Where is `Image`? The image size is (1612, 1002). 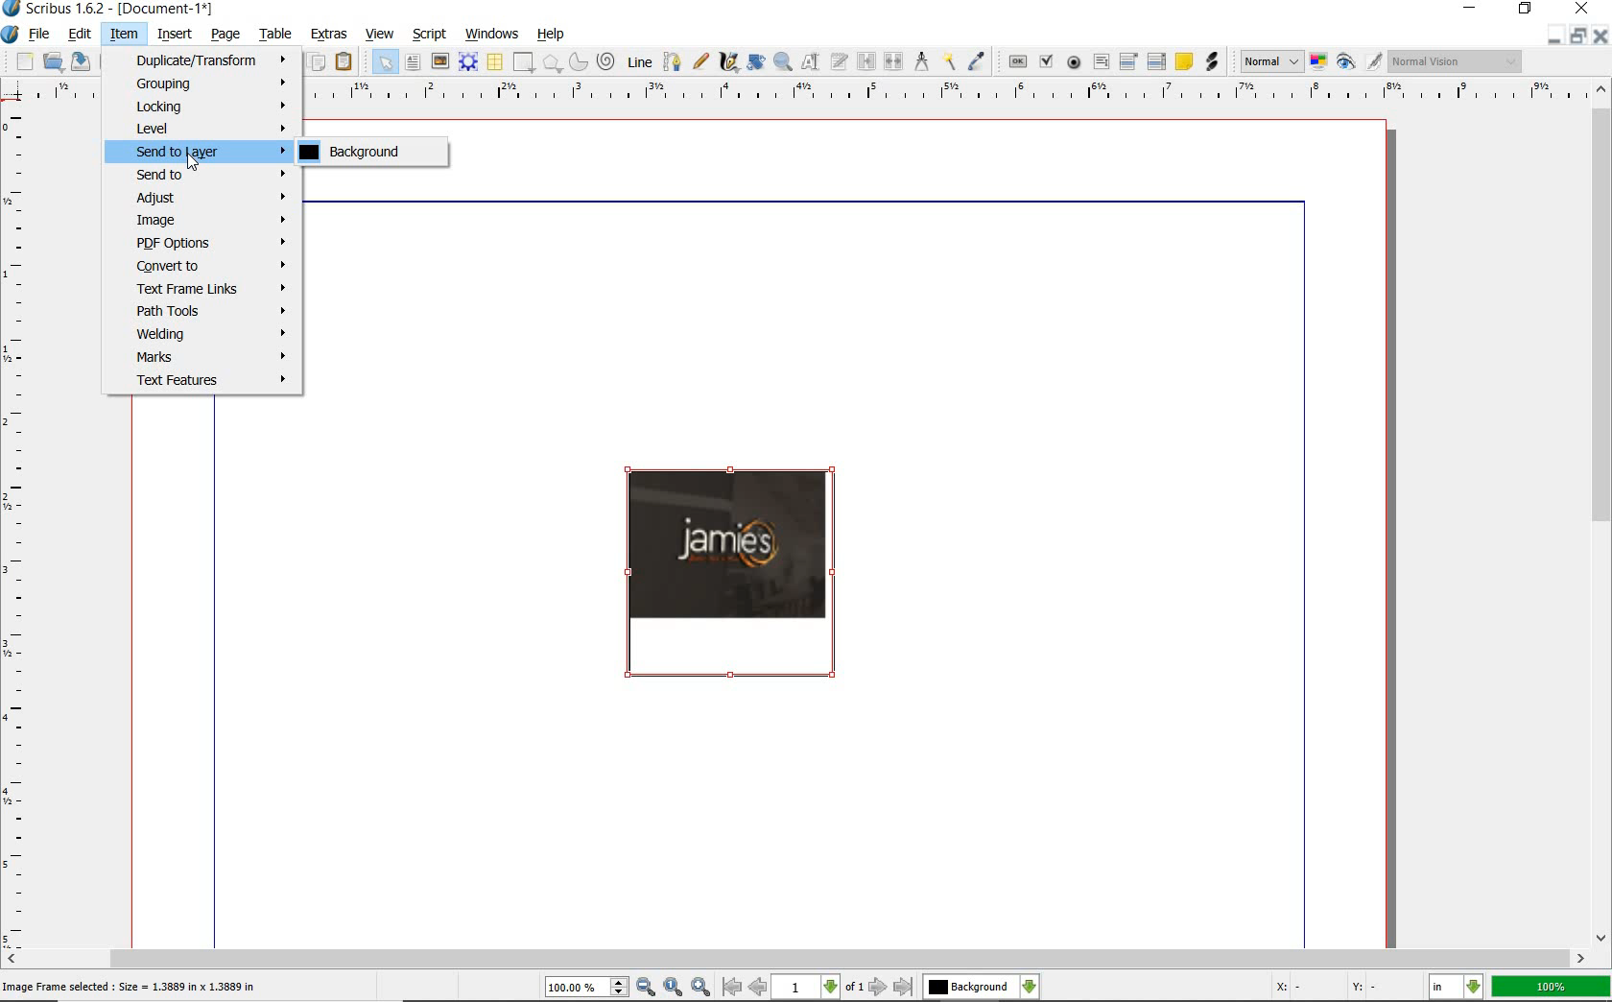
Image is located at coordinates (202, 220).